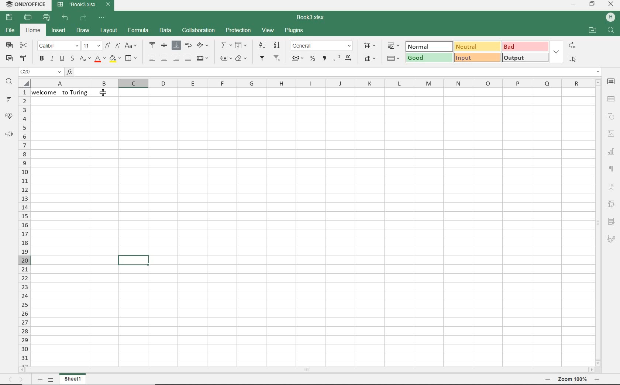 This screenshot has height=385, width=620. What do you see at coordinates (41, 379) in the screenshot?
I see `add sheet` at bounding box center [41, 379].